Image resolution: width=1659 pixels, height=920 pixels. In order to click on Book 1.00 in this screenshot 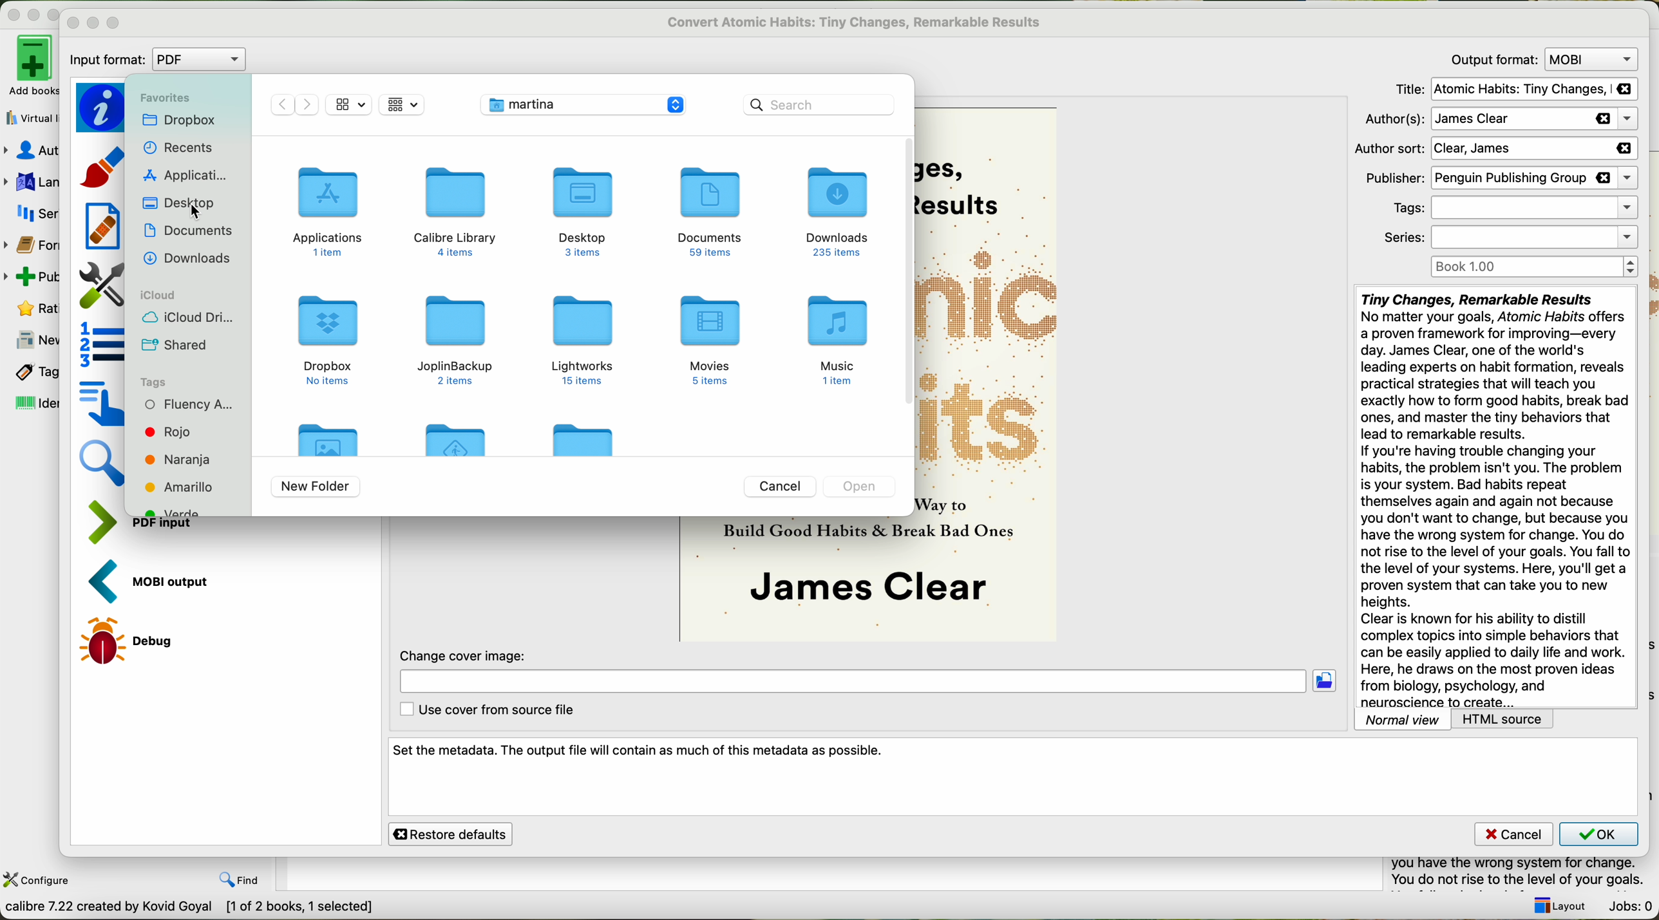, I will do `click(1535, 267)`.